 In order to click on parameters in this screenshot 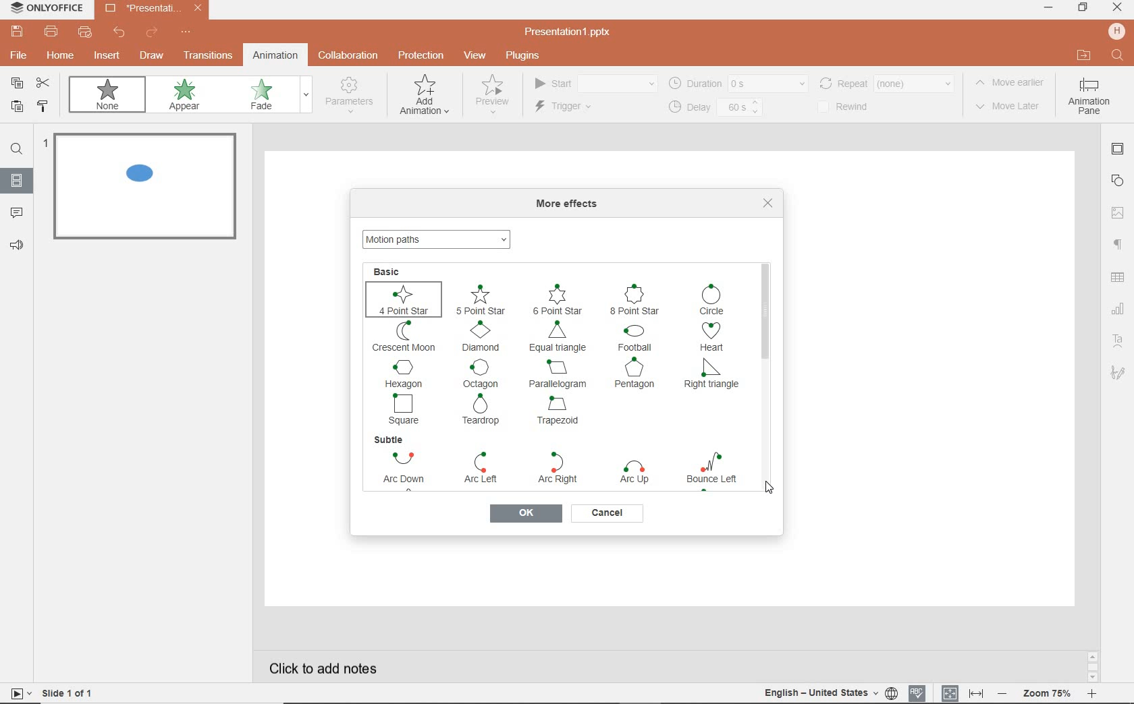, I will do `click(352, 96)`.